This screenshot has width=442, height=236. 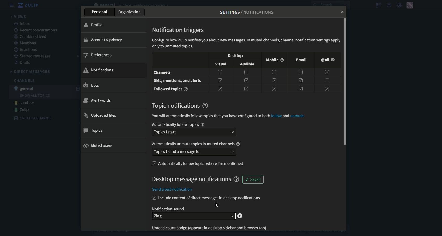 What do you see at coordinates (247, 12) in the screenshot?
I see `text` at bounding box center [247, 12].